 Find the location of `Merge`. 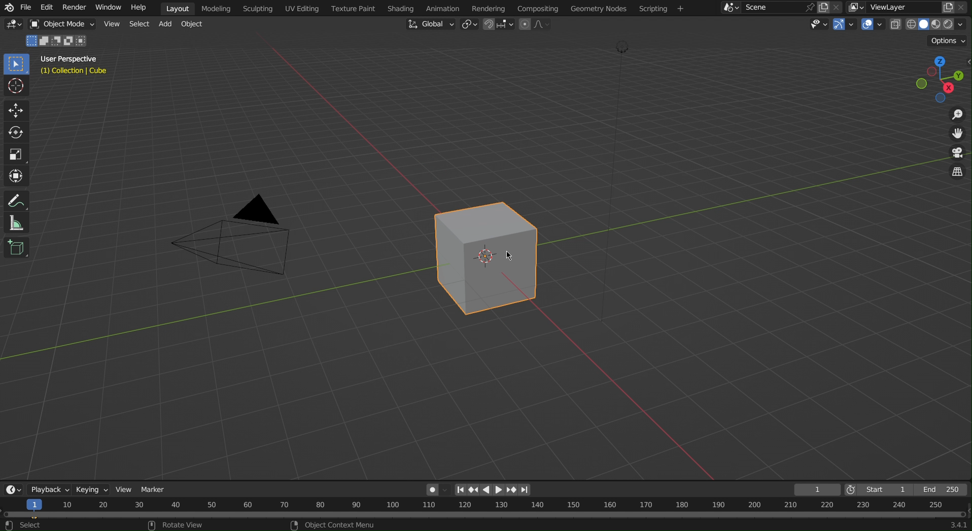

Merge is located at coordinates (45, 40).